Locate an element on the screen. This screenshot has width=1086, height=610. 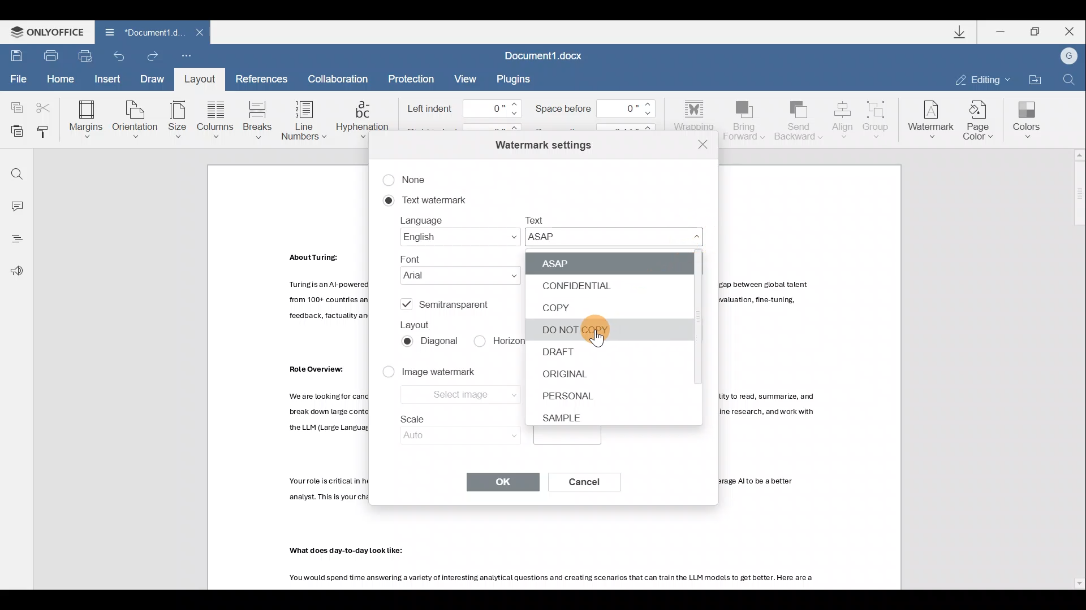
Save is located at coordinates (15, 56).